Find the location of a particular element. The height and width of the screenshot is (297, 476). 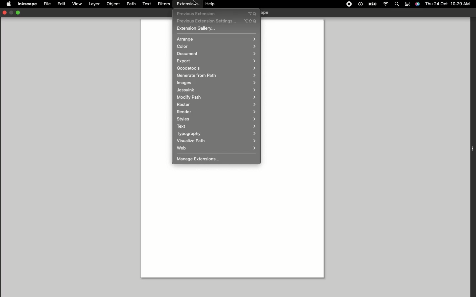

Extension is located at coordinates (473, 146).